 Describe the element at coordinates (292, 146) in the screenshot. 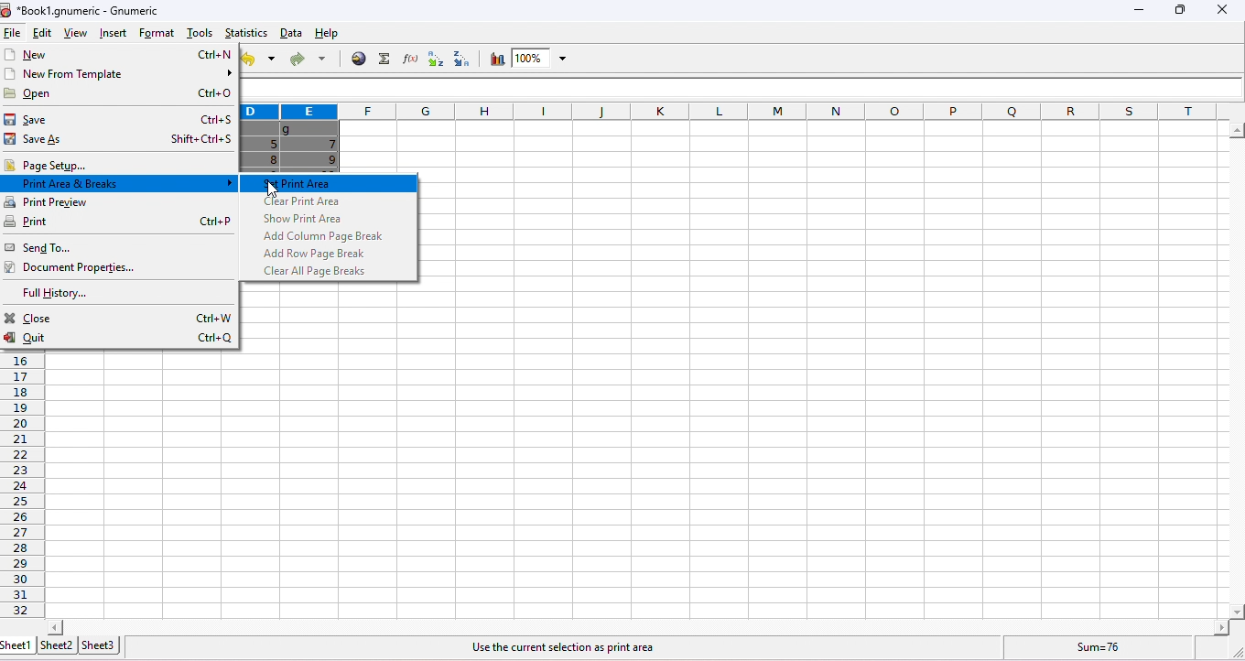

I see `dragged` at that location.